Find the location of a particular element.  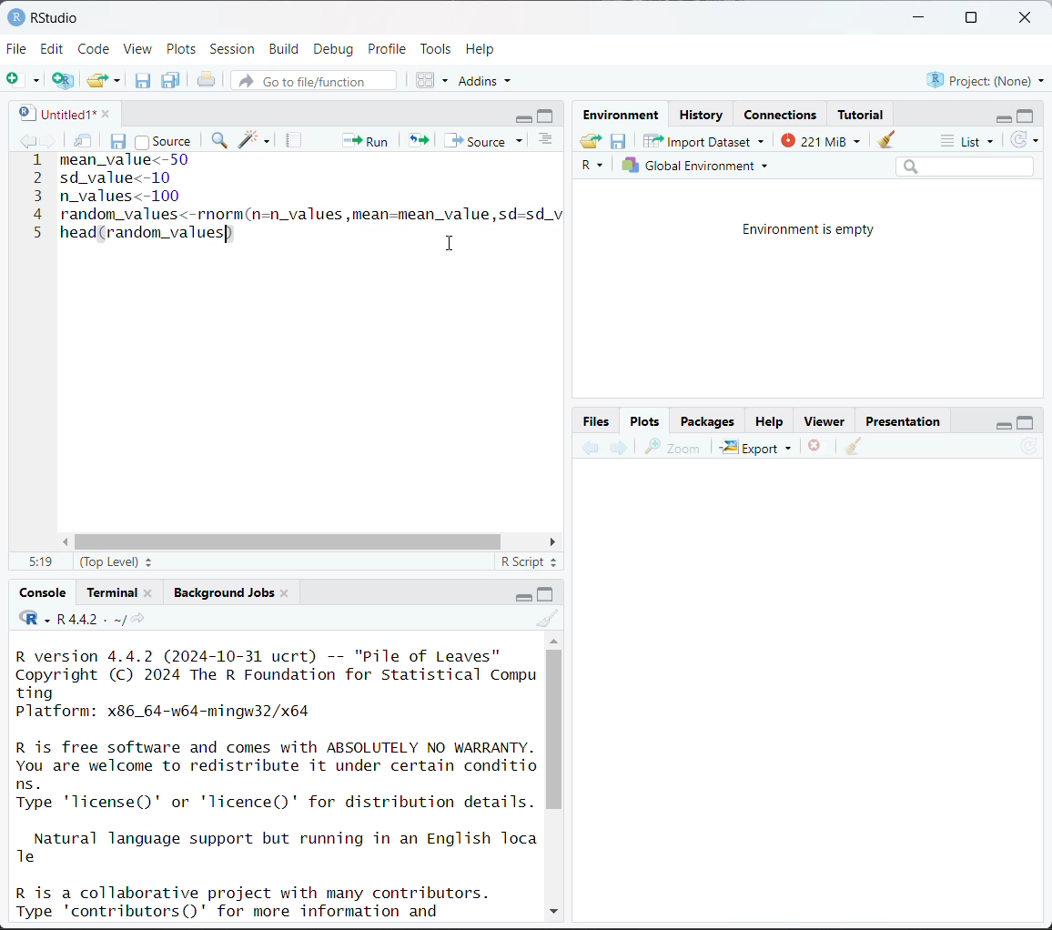

clear all plots is located at coordinates (854, 447).